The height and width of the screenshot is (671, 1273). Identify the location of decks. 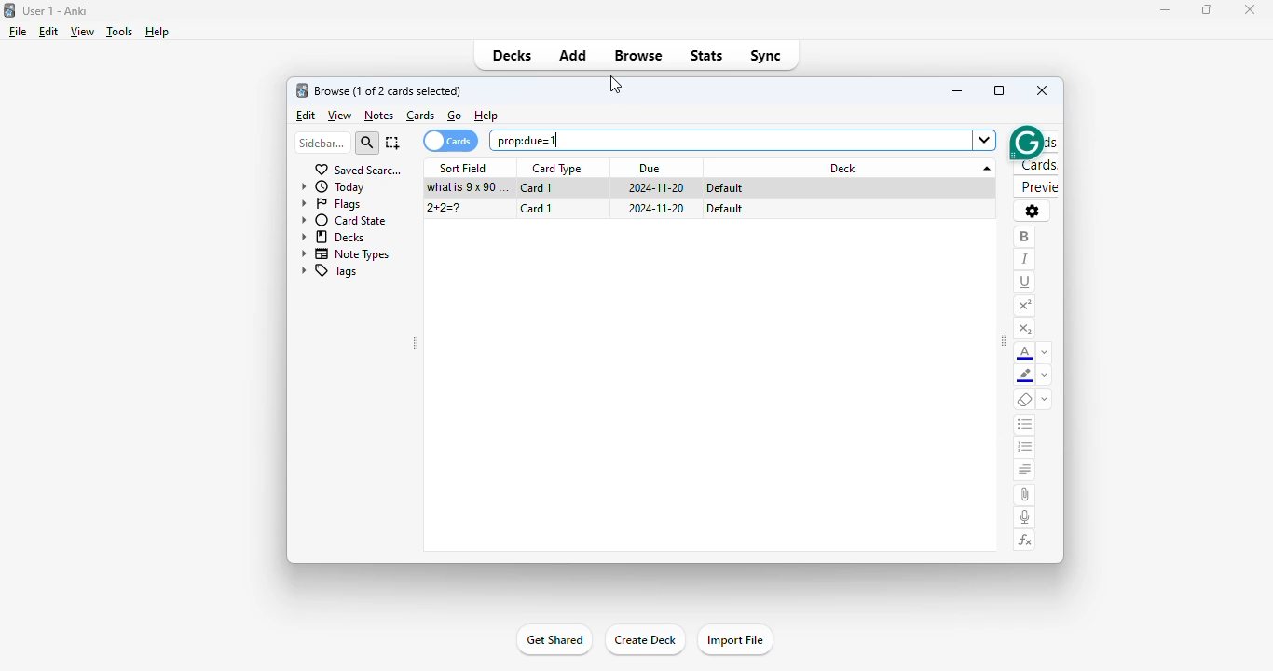
(334, 238).